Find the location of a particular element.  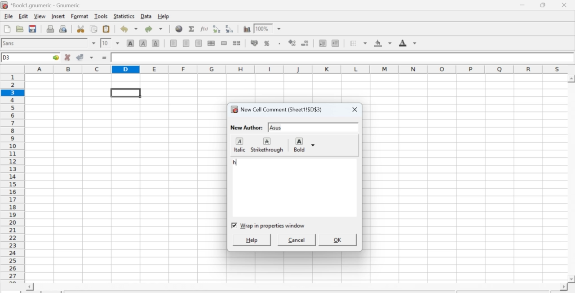

italic is located at coordinates (239, 145).